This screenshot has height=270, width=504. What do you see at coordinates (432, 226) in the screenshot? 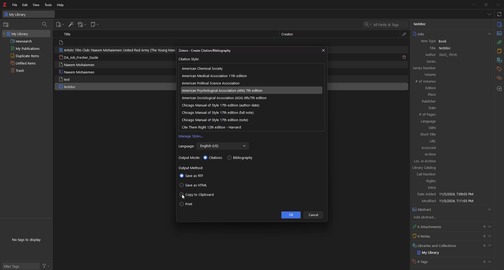
I see `0 Attachments` at bounding box center [432, 226].